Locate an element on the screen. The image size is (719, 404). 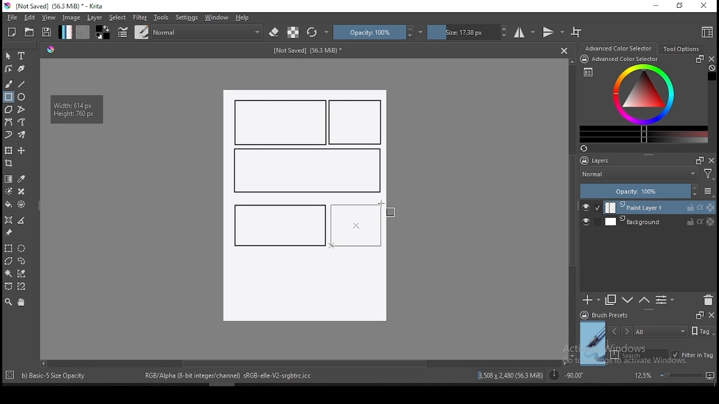
rotation is located at coordinates (566, 374).